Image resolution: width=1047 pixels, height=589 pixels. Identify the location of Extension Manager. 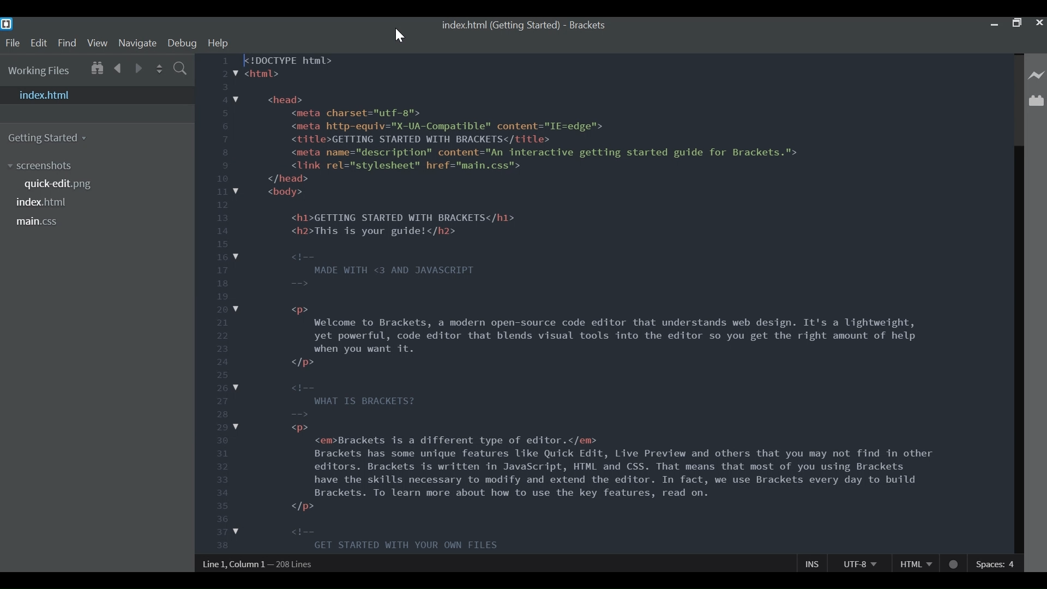
(1037, 100).